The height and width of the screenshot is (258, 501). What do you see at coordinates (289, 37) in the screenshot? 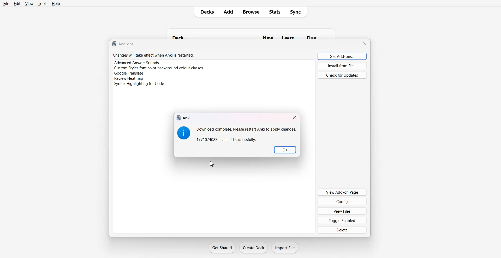
I see `learn` at bounding box center [289, 37].